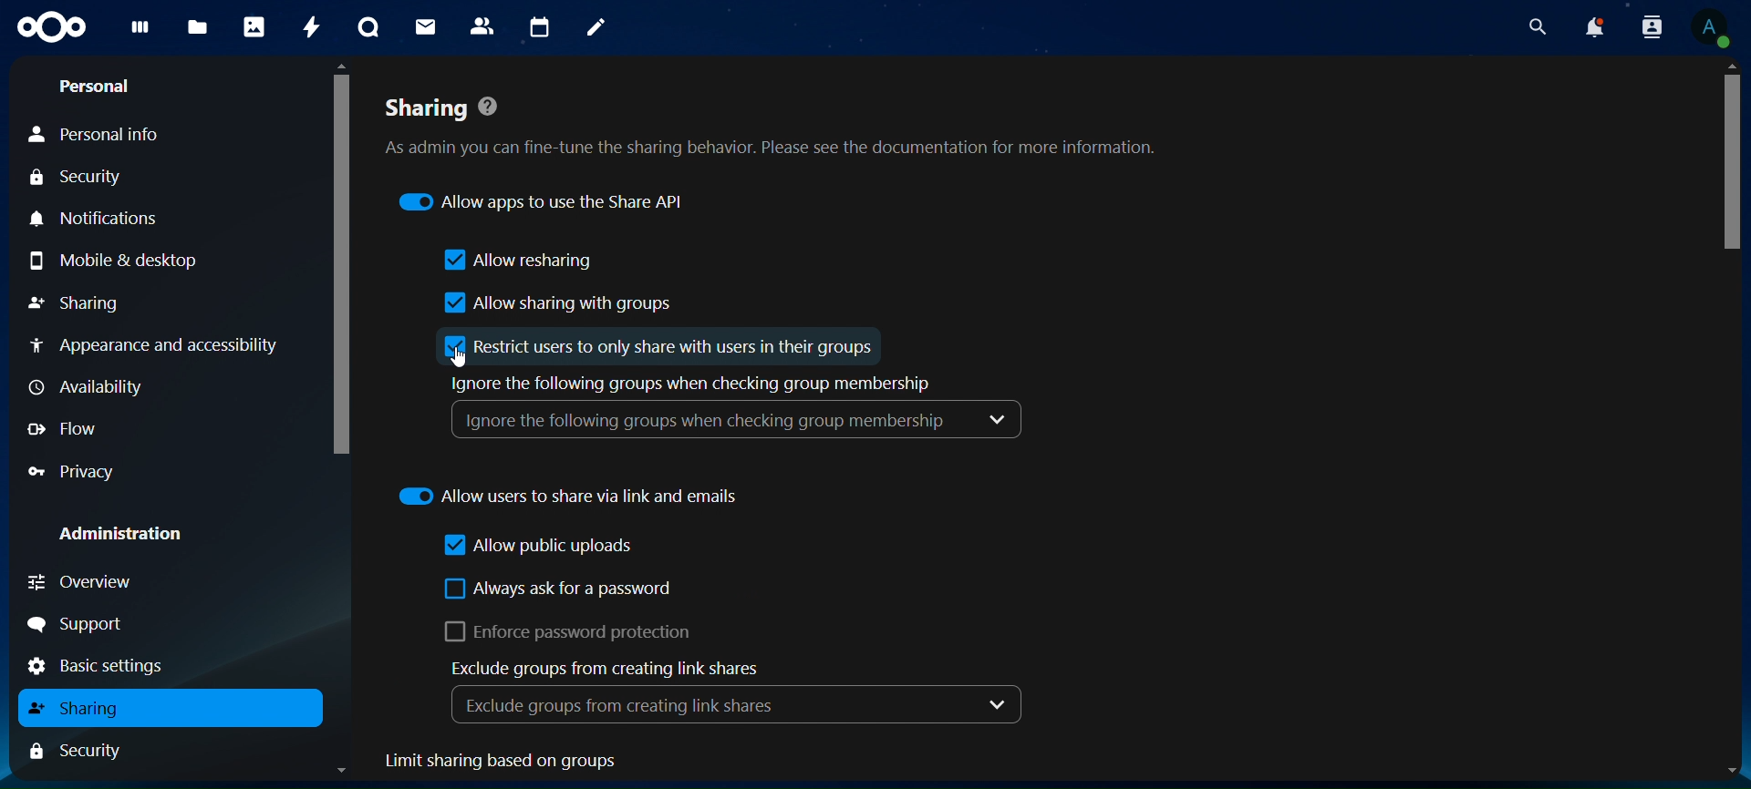  I want to click on notes, so click(600, 29).